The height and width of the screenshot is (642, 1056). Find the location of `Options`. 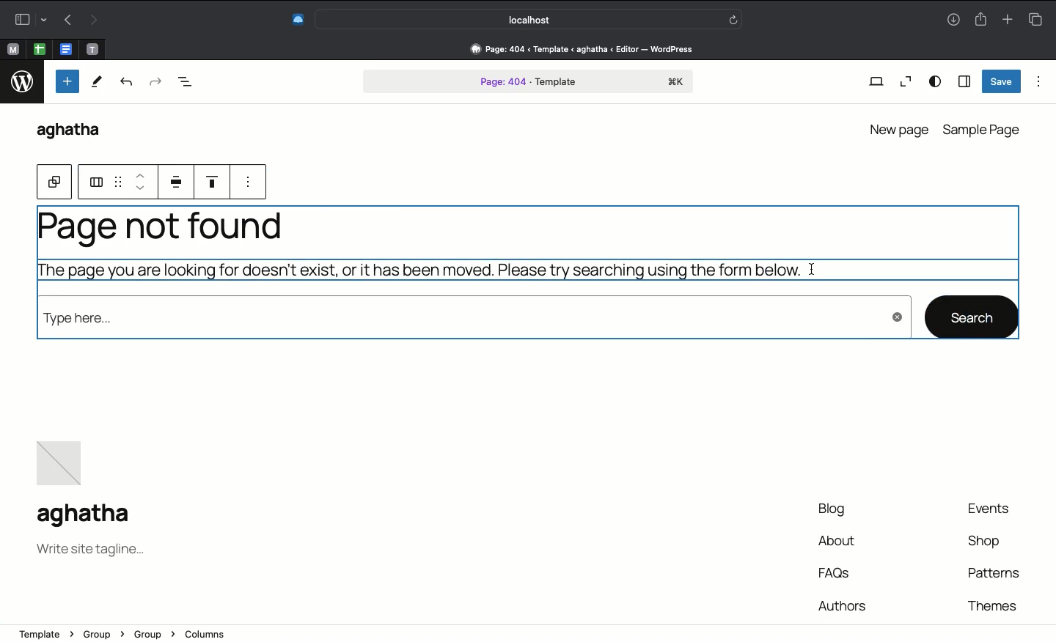

Options is located at coordinates (1039, 81).